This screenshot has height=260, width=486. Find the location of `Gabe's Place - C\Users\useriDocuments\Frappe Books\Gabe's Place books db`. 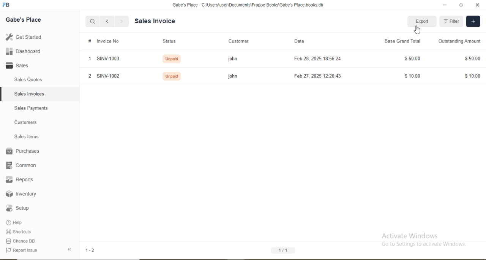

Gabe's Place - C\Users\useriDocuments\Frappe Books\Gabe's Place books db is located at coordinates (246, 5).